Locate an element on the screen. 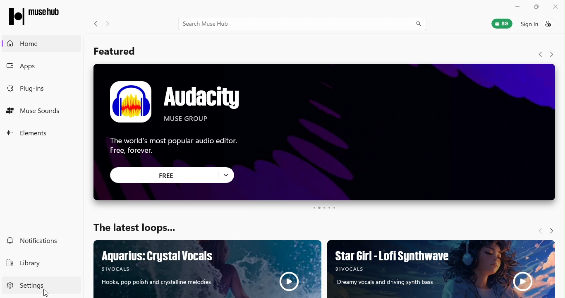 This screenshot has height=298, width=565. Notifications is located at coordinates (34, 239).